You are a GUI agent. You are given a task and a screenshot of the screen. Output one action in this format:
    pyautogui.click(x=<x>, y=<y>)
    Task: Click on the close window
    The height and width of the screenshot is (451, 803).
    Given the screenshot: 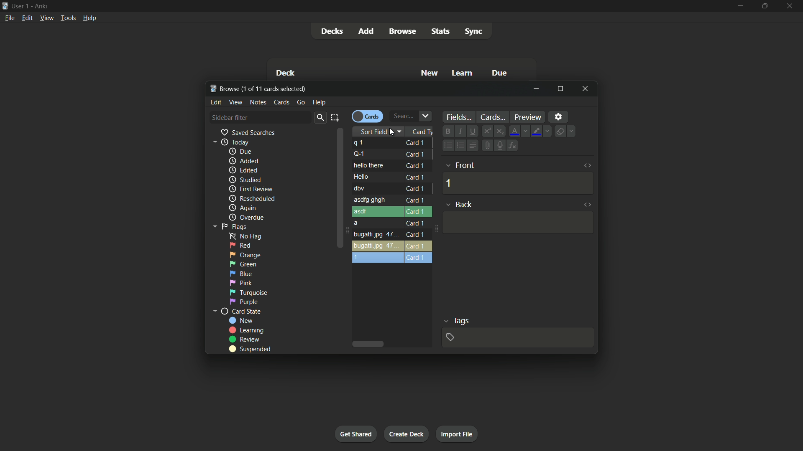 What is the action you would take?
    pyautogui.click(x=586, y=89)
    